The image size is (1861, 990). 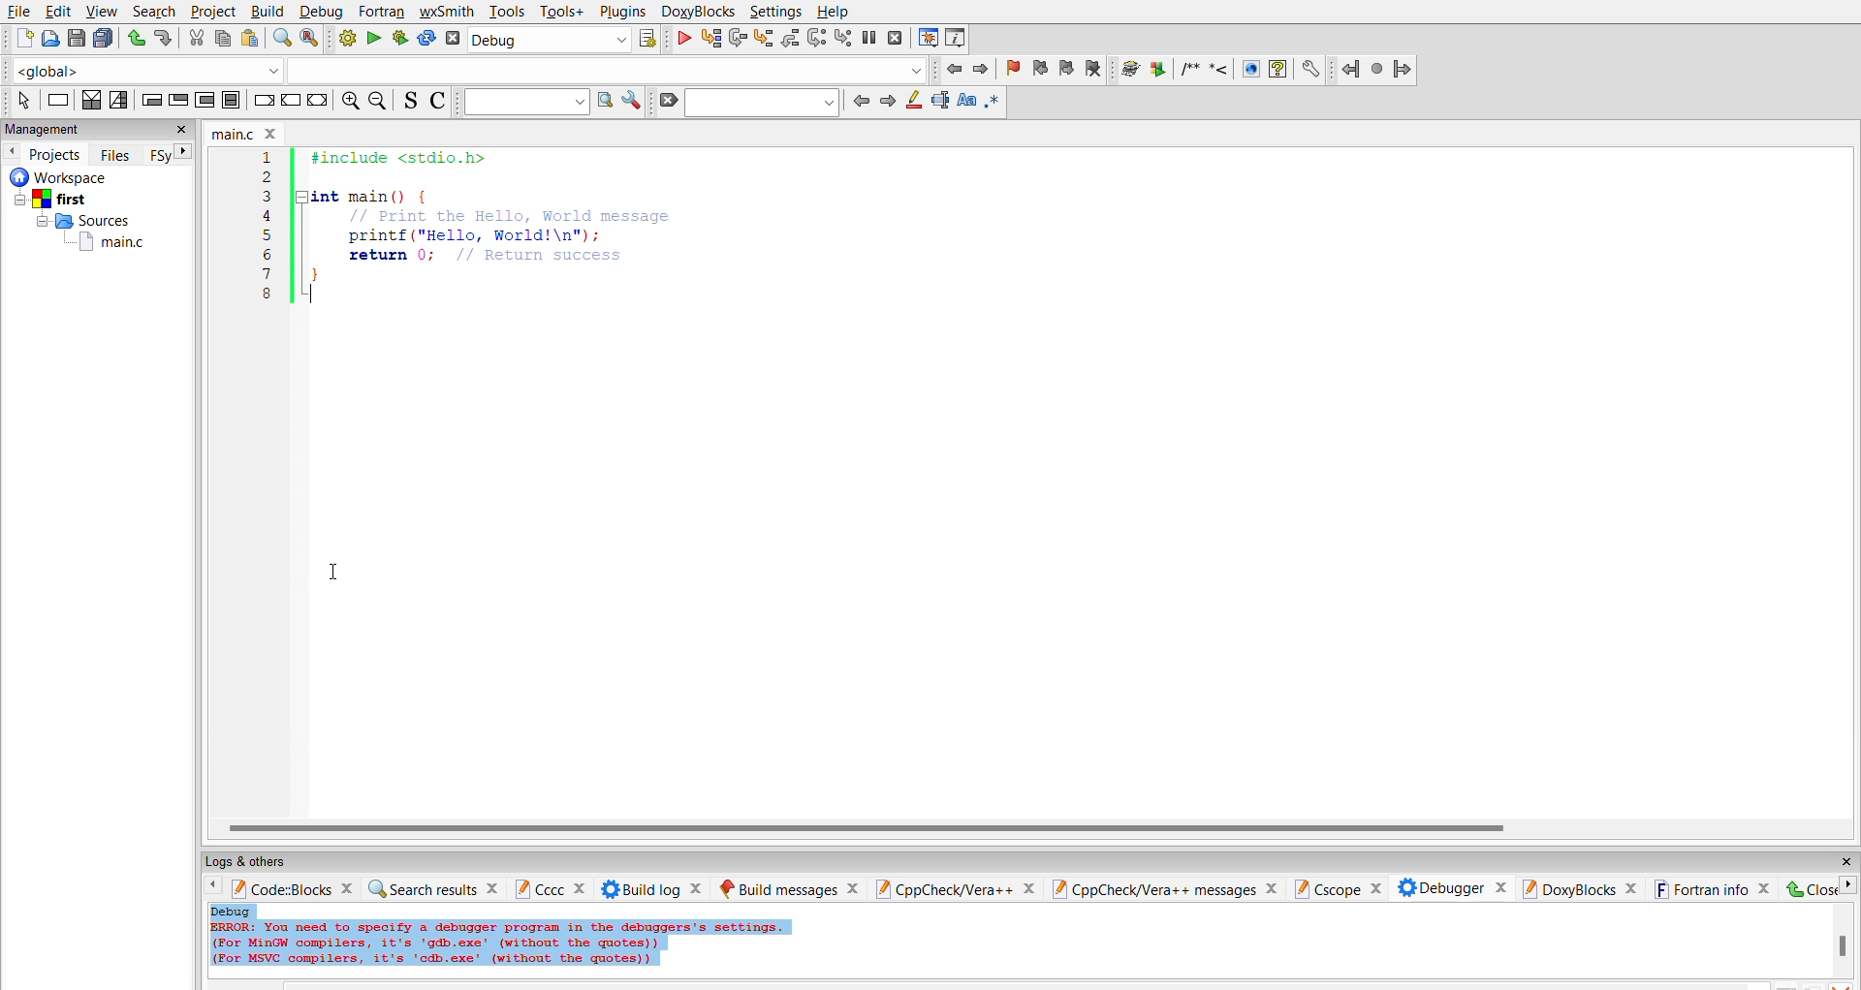 I want to click on file, so click(x=20, y=12).